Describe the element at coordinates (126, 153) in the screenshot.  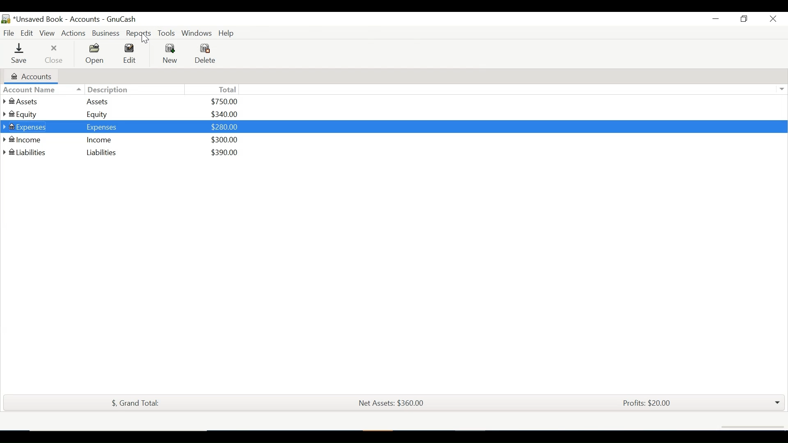
I see `# Liabilities Liabilities $390.00` at that location.